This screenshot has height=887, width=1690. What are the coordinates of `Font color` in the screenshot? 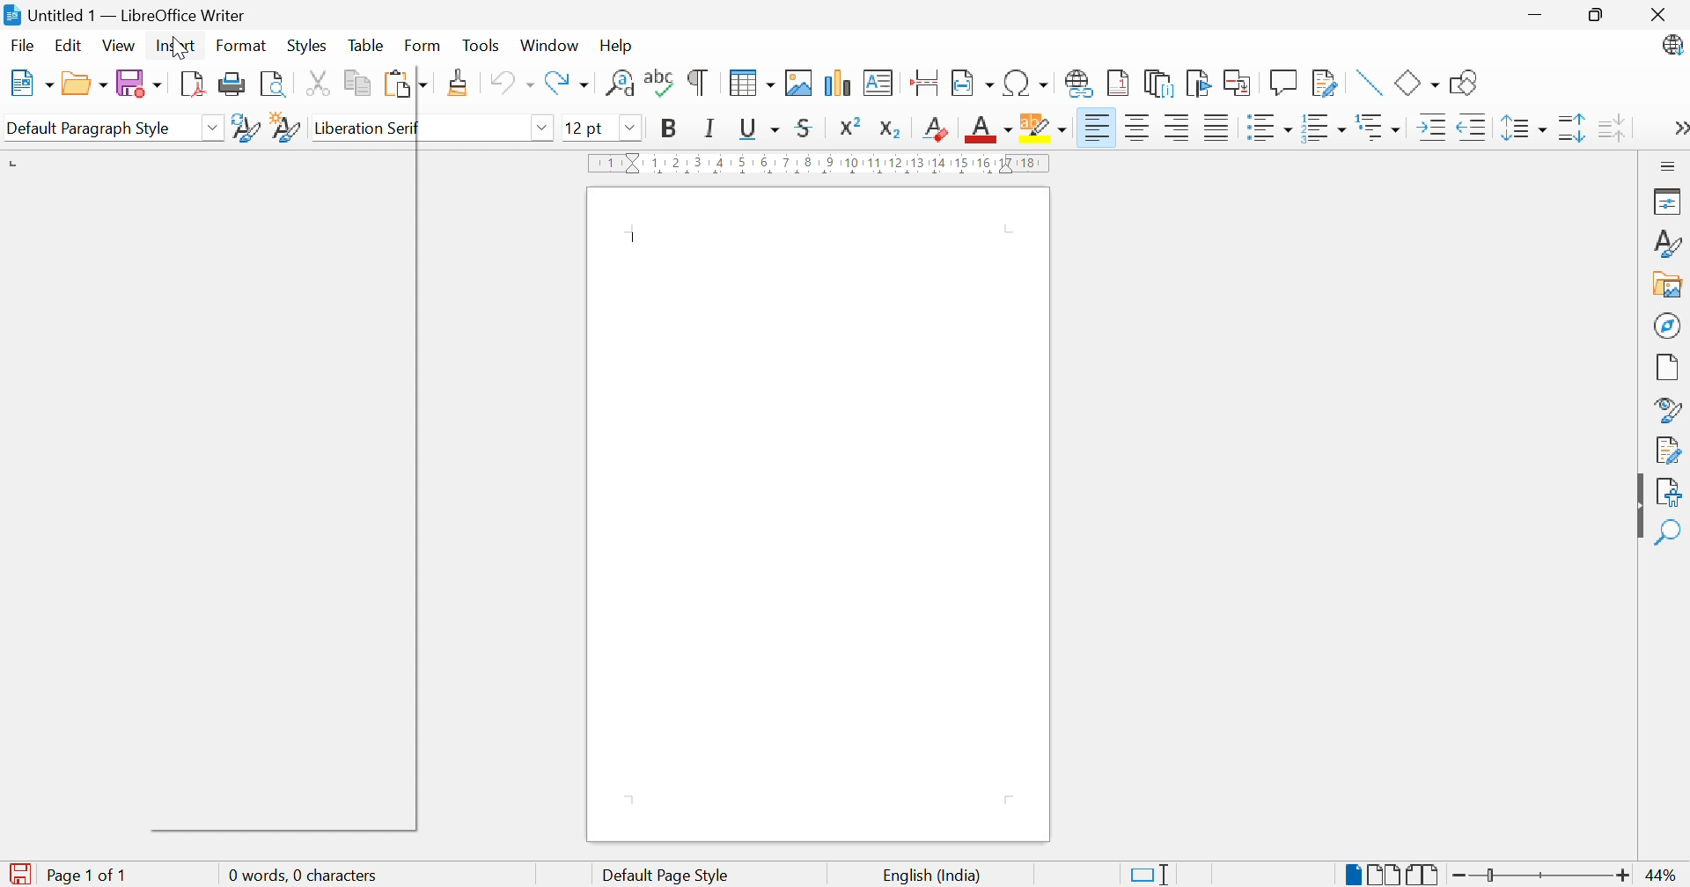 It's located at (990, 131).